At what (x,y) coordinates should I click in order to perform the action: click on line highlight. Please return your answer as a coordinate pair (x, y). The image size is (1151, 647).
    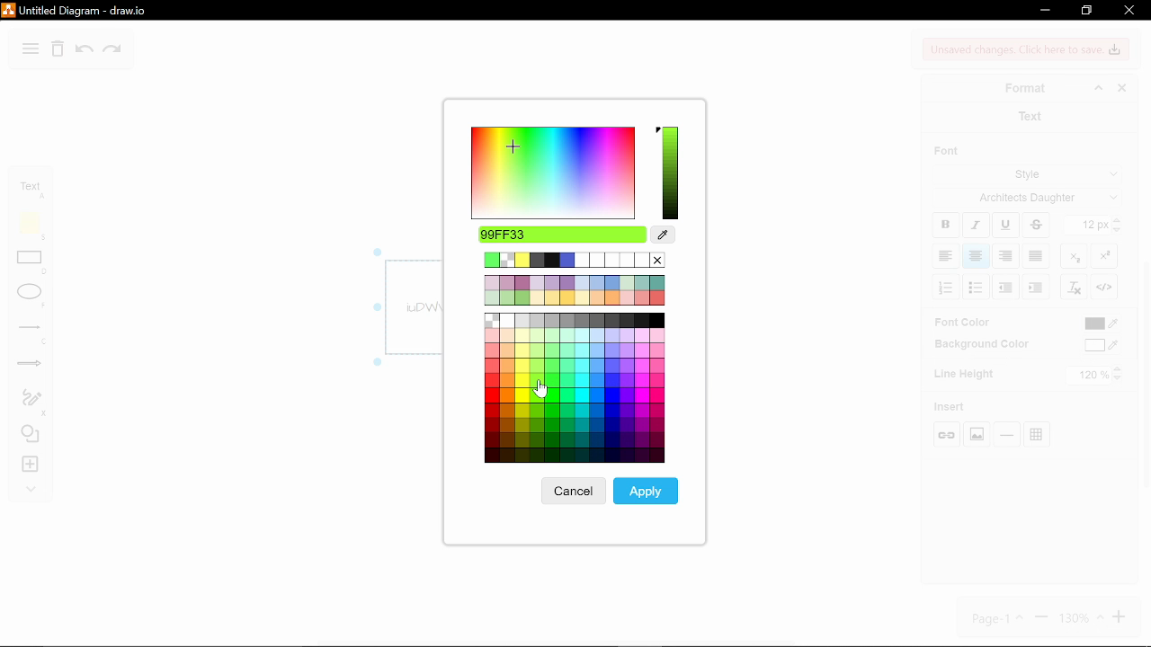
    Looking at the image, I should click on (966, 374).